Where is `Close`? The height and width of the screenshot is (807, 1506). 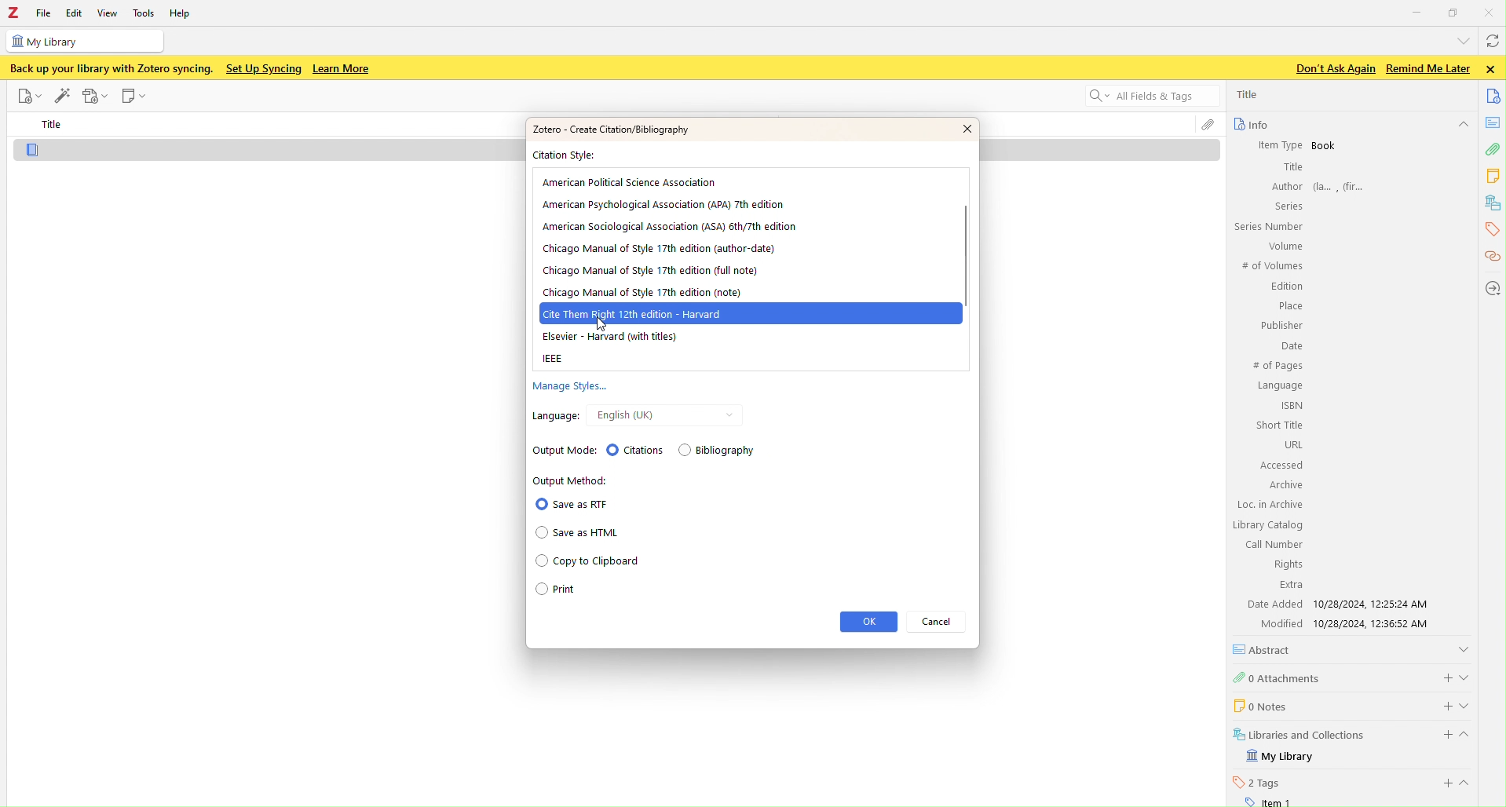
Close is located at coordinates (1491, 12).